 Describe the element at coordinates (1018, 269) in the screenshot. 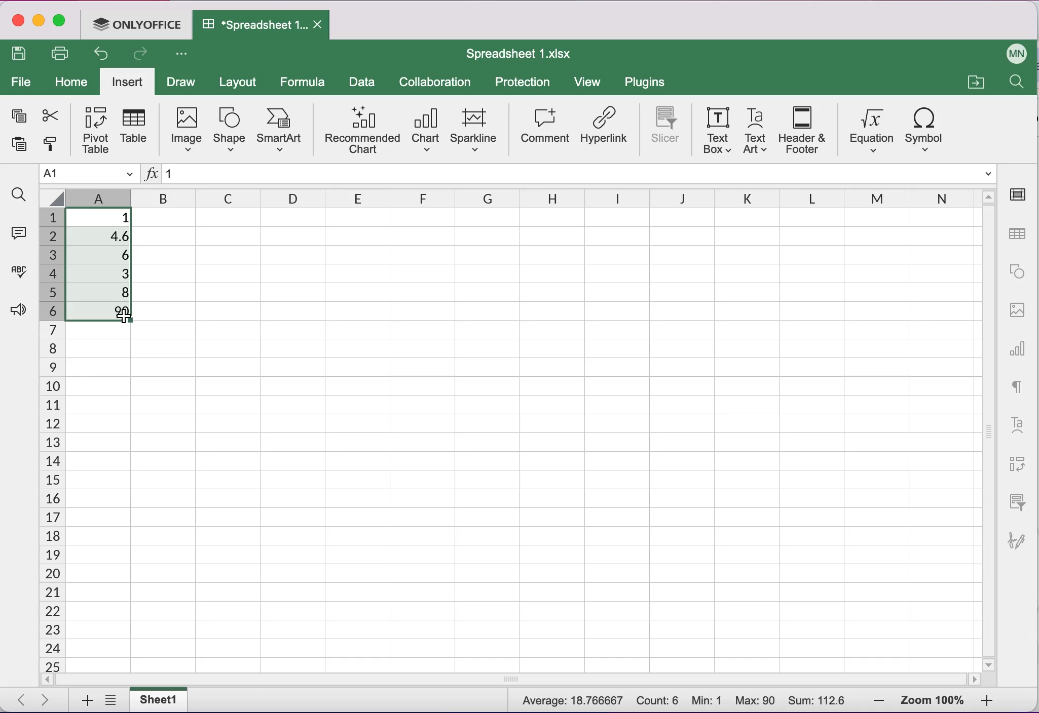

I see `shape` at that location.